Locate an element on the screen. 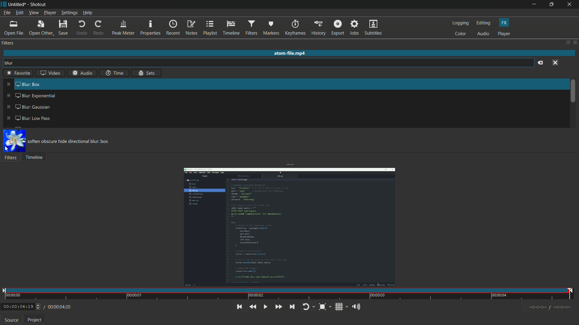  skip to the previous point is located at coordinates (239, 307).